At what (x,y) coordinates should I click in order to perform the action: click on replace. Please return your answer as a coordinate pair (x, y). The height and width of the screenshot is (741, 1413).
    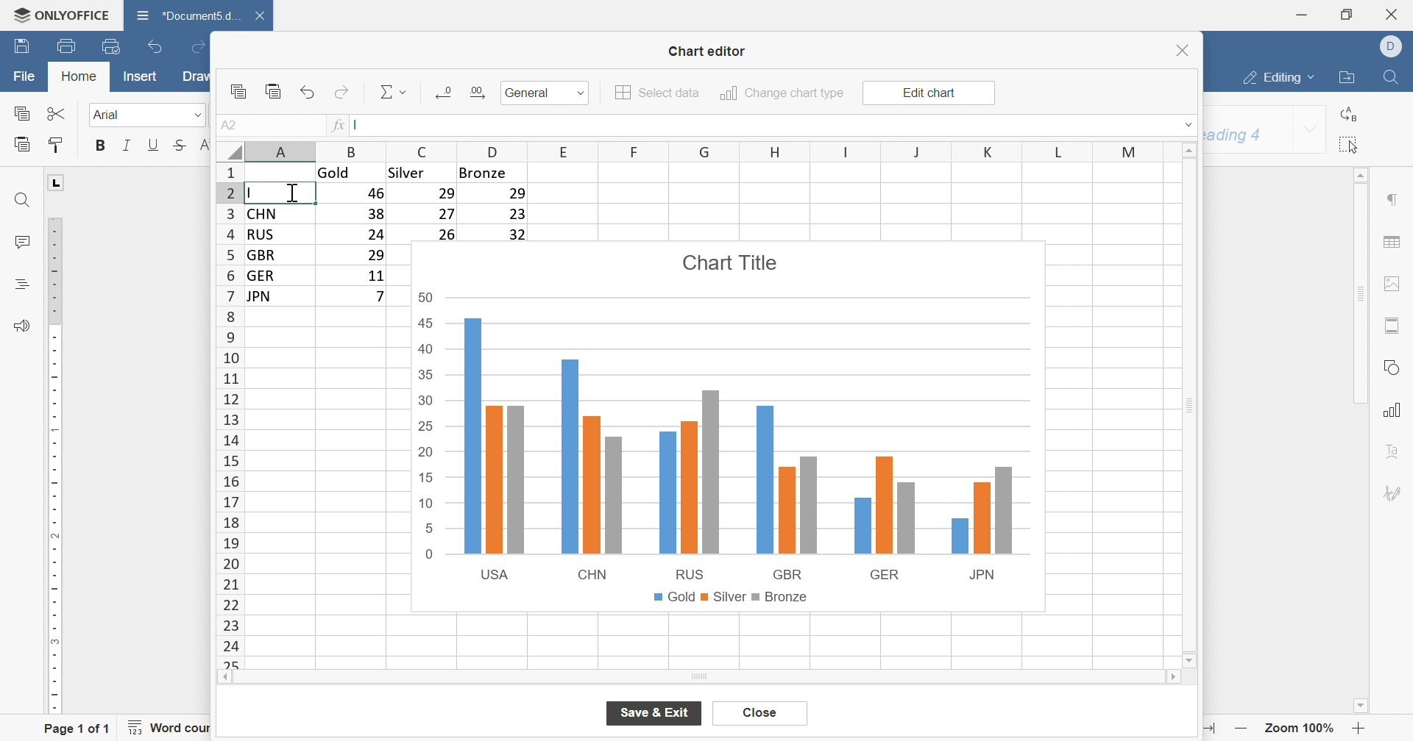
    Looking at the image, I should click on (1352, 115).